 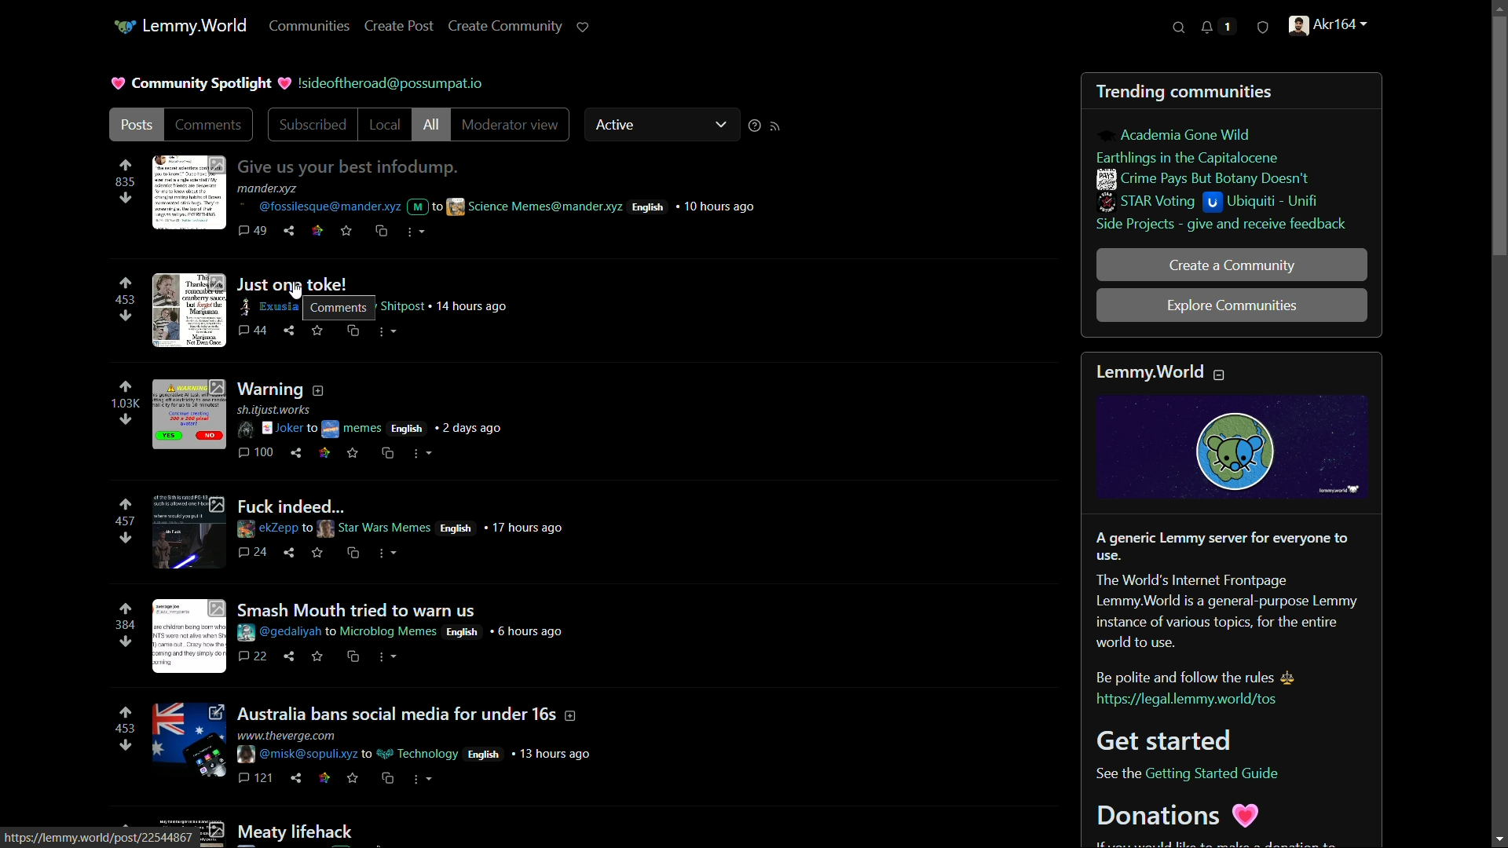 What do you see at coordinates (317, 390) in the screenshot?
I see `Description` at bounding box center [317, 390].